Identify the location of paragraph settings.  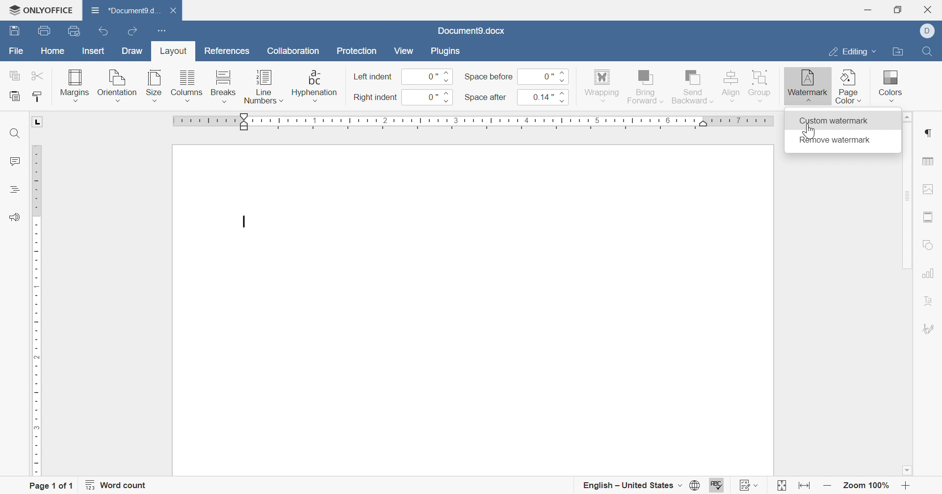
(927, 133).